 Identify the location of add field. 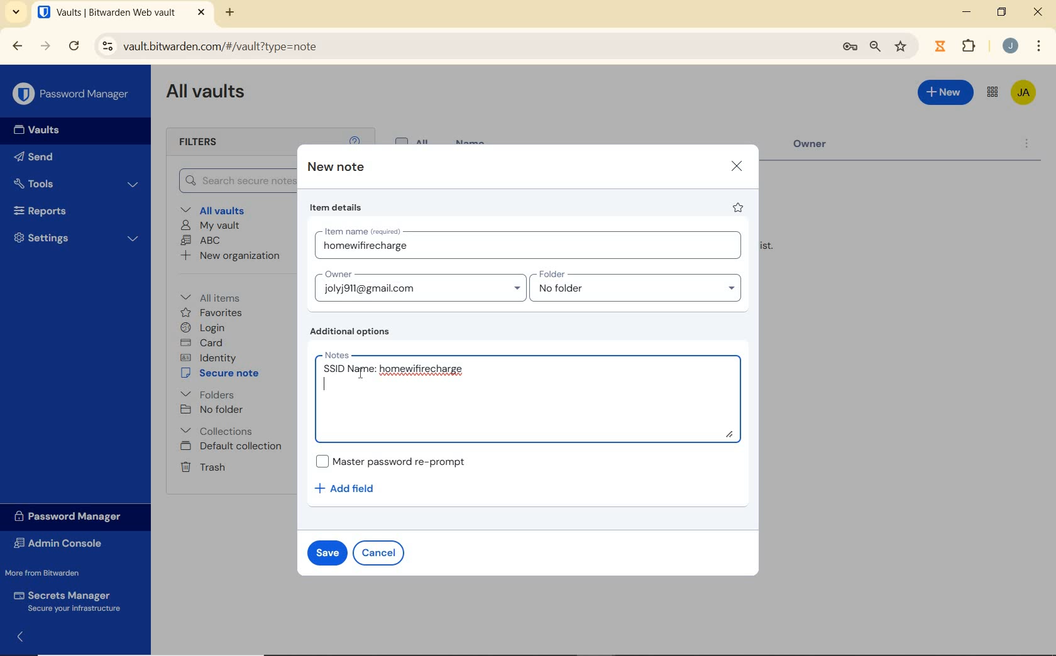
(353, 489).